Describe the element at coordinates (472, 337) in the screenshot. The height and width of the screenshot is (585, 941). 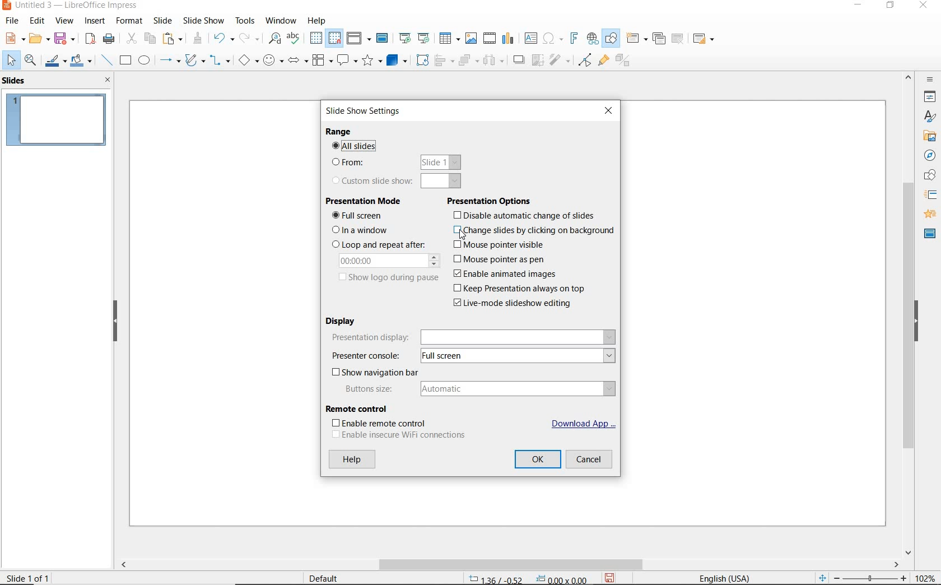
I see `PRESENTATION DISPLAY` at that location.